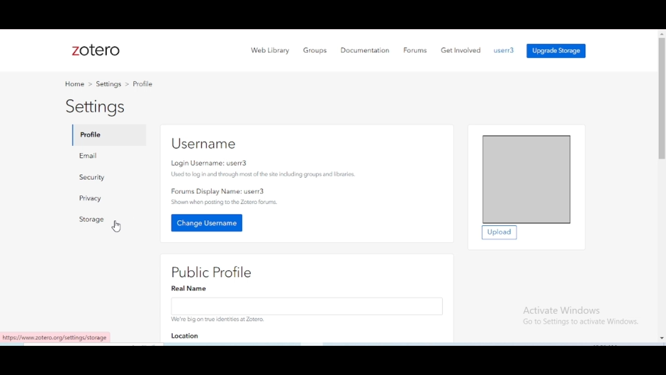 The image size is (666, 375). What do you see at coordinates (186, 336) in the screenshot?
I see `location` at bounding box center [186, 336].